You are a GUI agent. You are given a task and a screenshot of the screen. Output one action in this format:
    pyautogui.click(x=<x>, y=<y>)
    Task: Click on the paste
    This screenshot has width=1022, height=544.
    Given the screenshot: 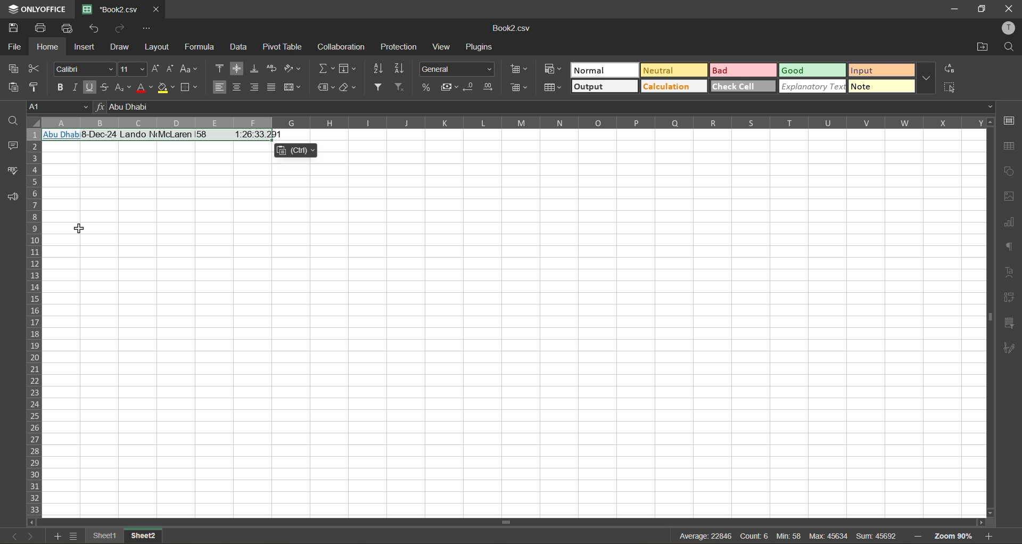 What is the action you would take?
    pyautogui.click(x=13, y=87)
    